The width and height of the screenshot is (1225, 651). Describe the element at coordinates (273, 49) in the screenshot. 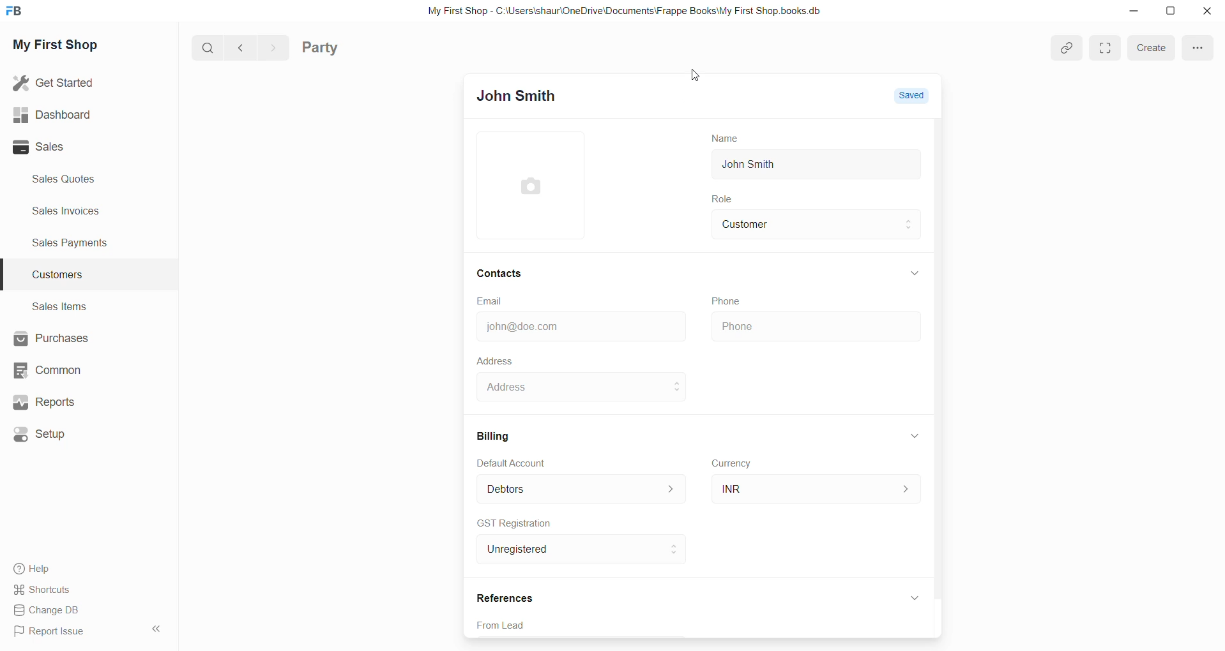

I see `go forward` at that location.